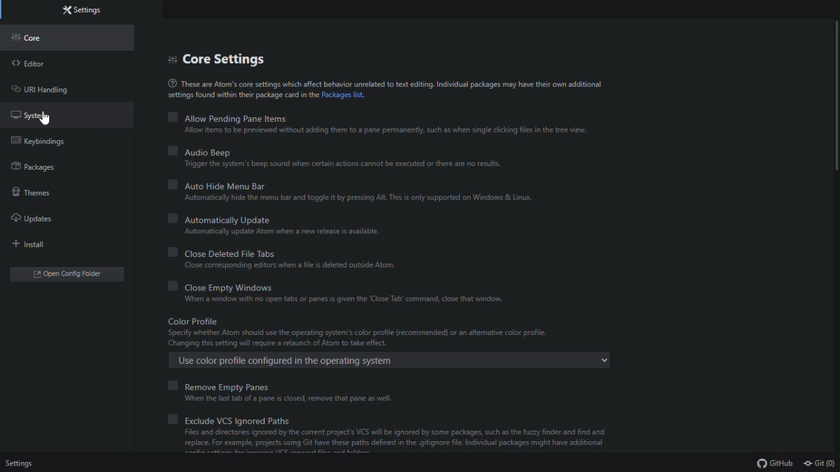  Describe the element at coordinates (51, 89) in the screenshot. I see `URL handling` at that location.